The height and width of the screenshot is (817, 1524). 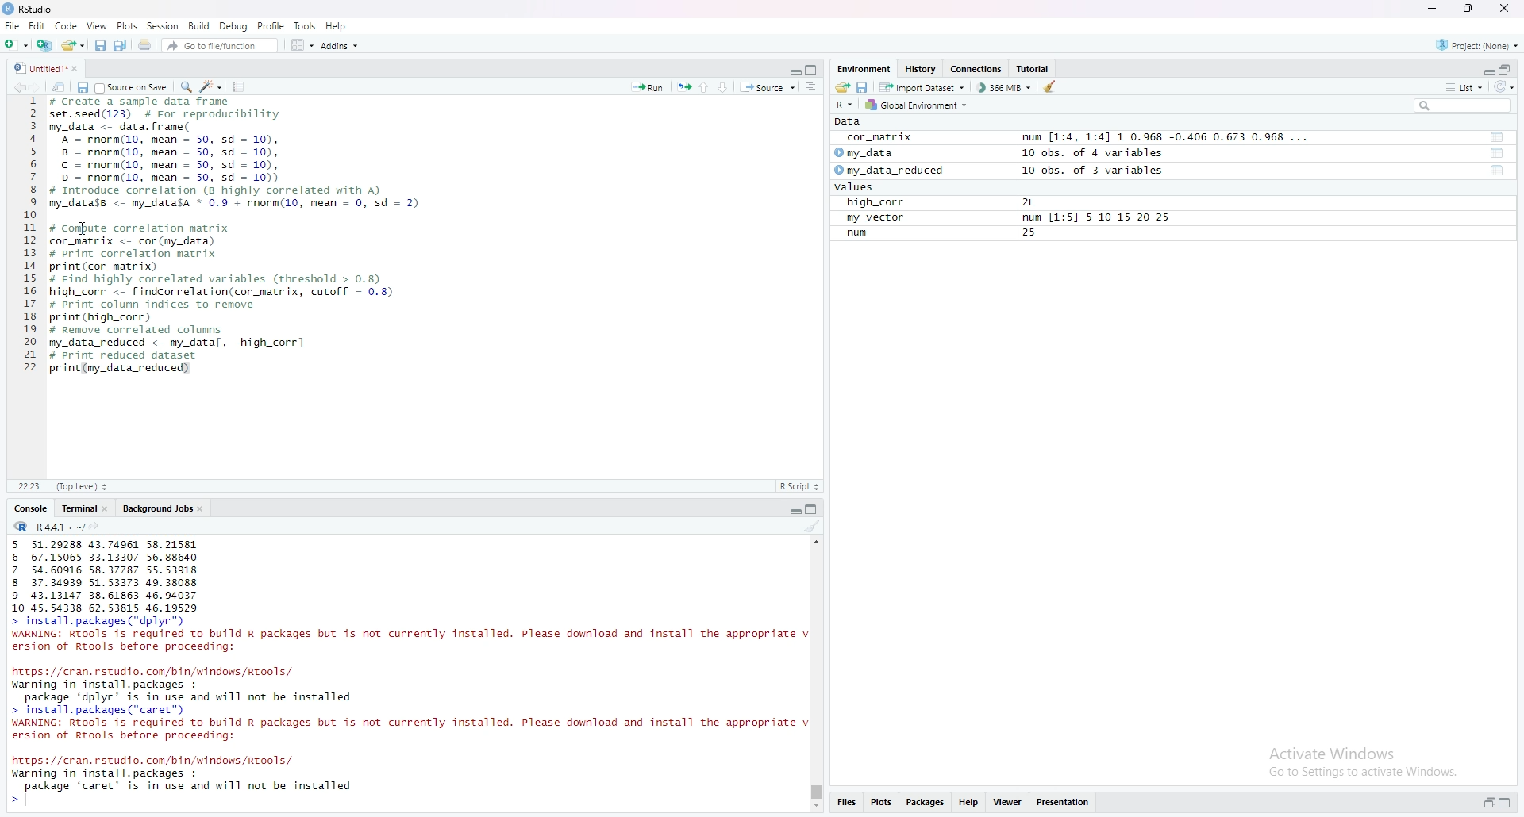 What do you see at coordinates (1052, 86) in the screenshot?
I see `clean` at bounding box center [1052, 86].